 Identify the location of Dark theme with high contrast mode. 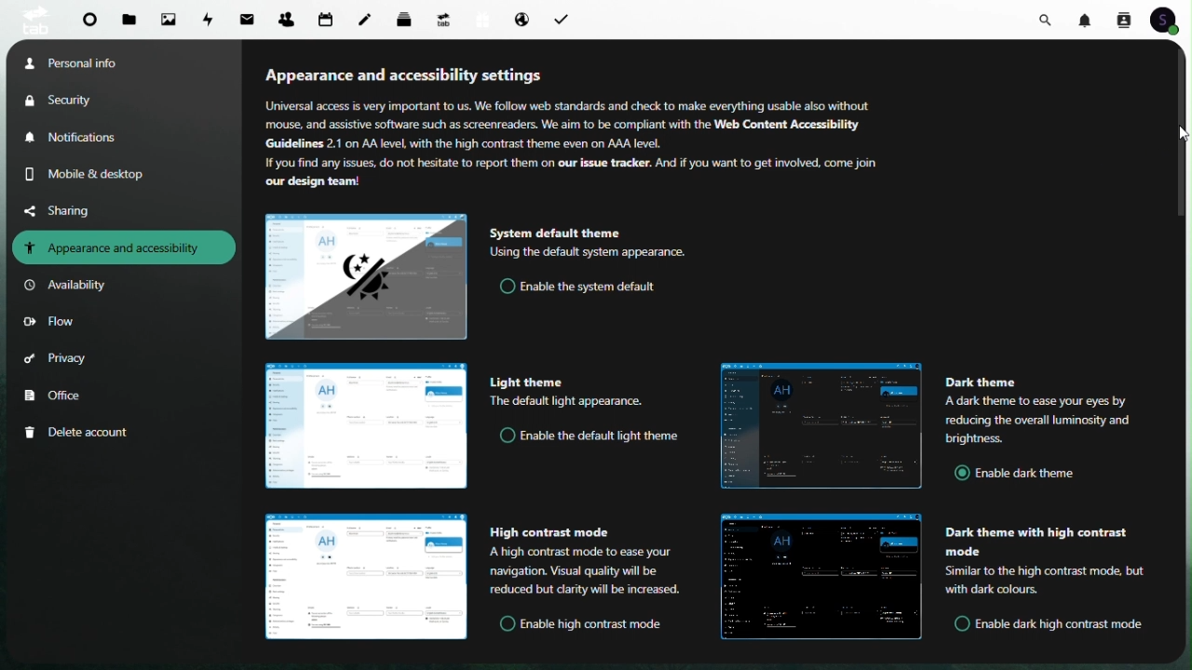
(822, 577).